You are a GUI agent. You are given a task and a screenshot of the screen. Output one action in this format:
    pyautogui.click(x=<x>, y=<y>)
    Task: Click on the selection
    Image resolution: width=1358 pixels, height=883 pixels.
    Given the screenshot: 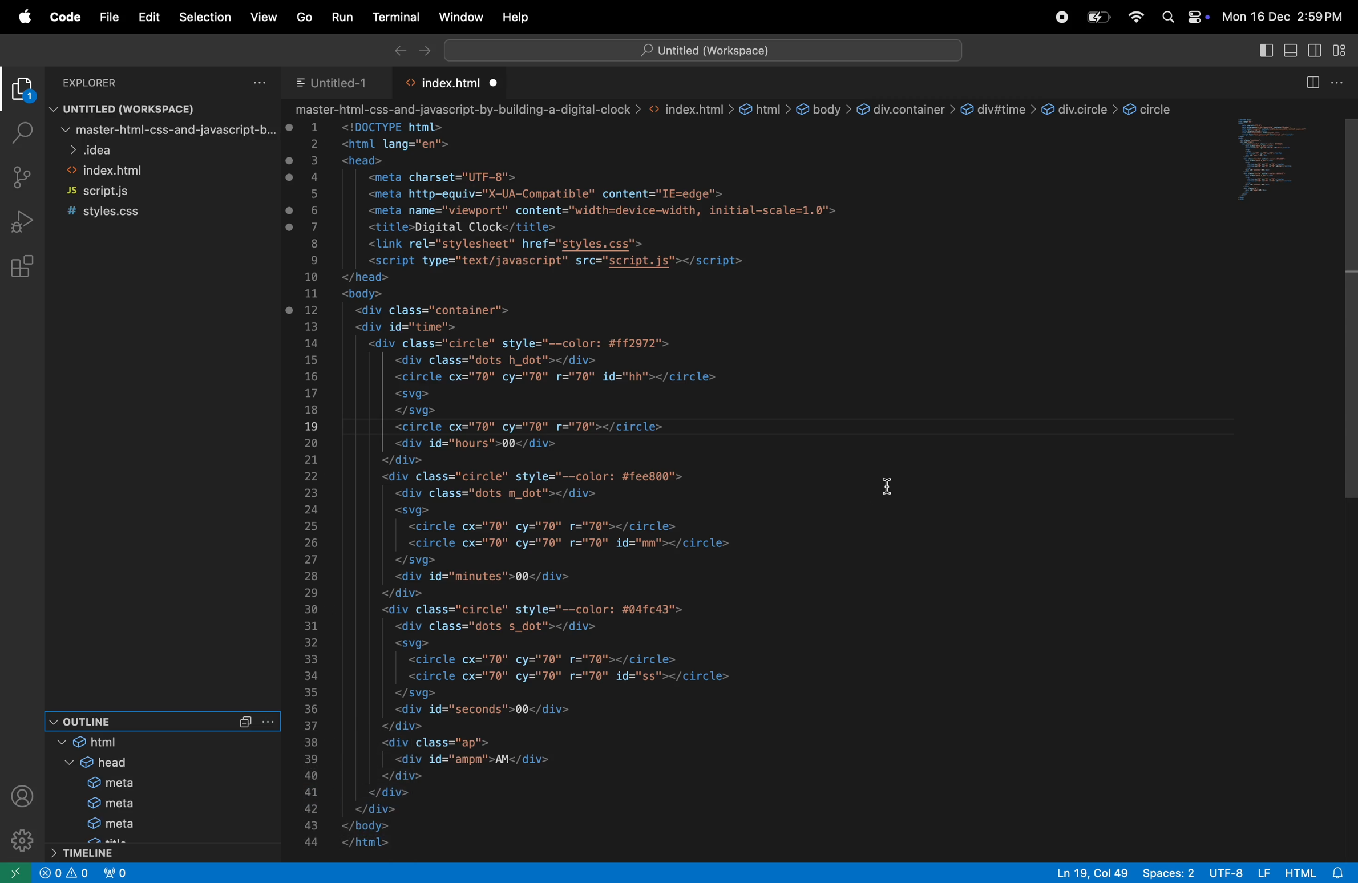 What is the action you would take?
    pyautogui.click(x=207, y=17)
    